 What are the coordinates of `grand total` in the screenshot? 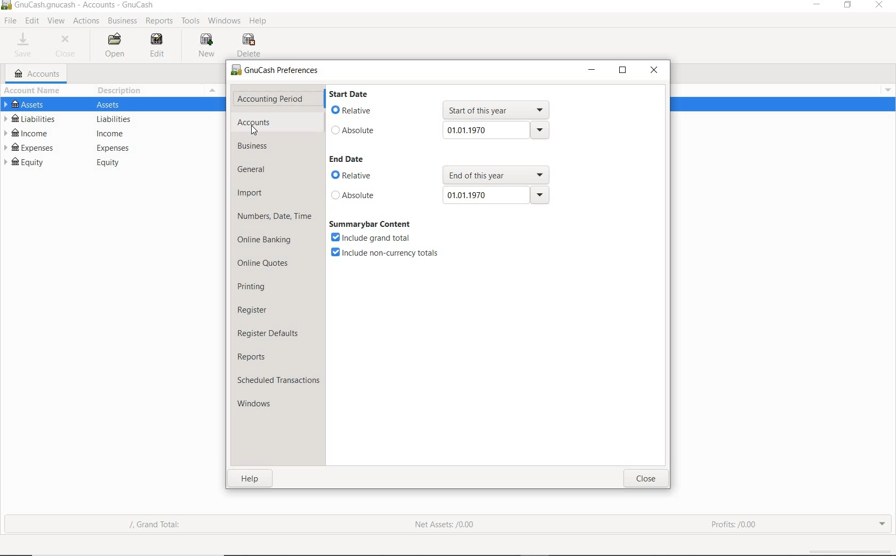 It's located at (162, 526).